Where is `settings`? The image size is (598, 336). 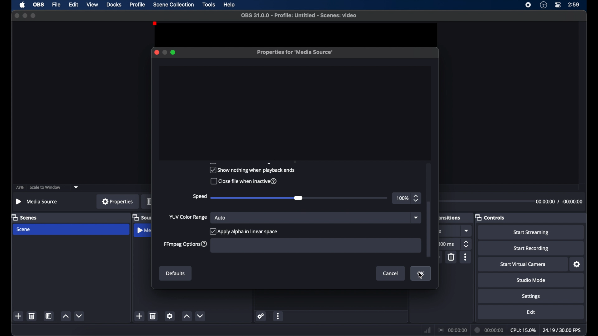 settings is located at coordinates (261, 316).